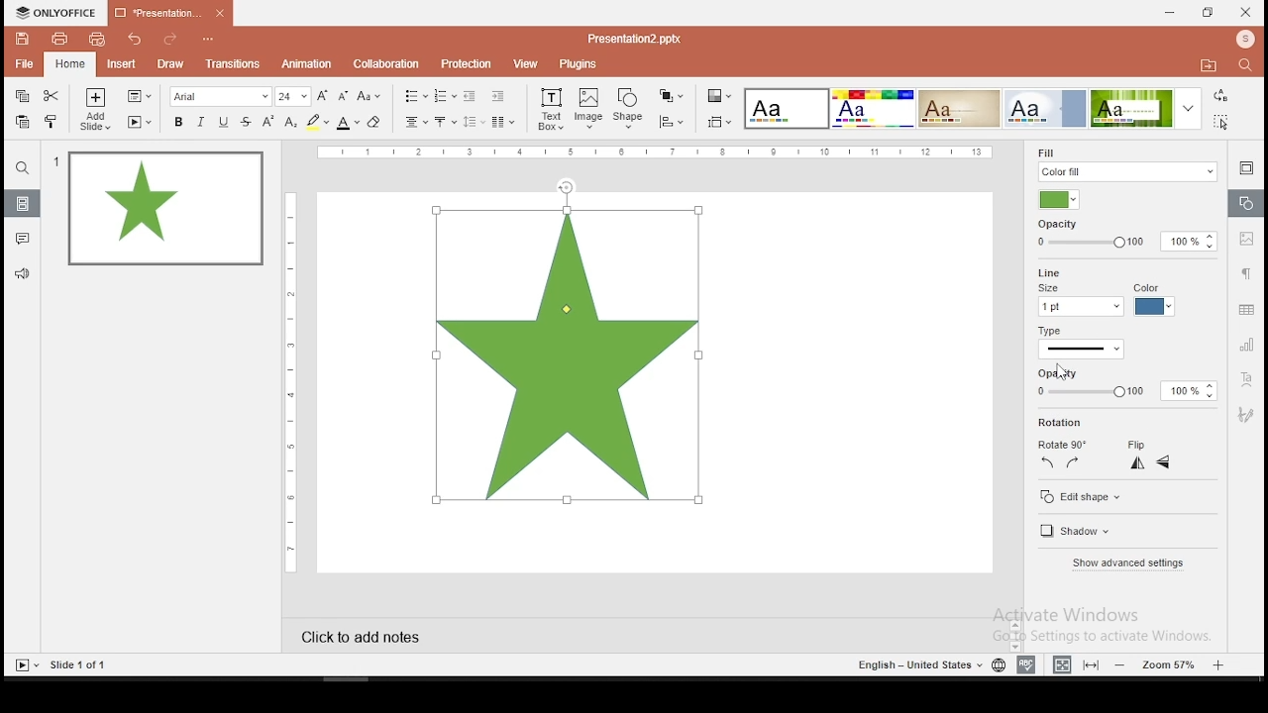 The height and width of the screenshot is (713, 1268). Describe the element at coordinates (523, 64) in the screenshot. I see `view` at that location.